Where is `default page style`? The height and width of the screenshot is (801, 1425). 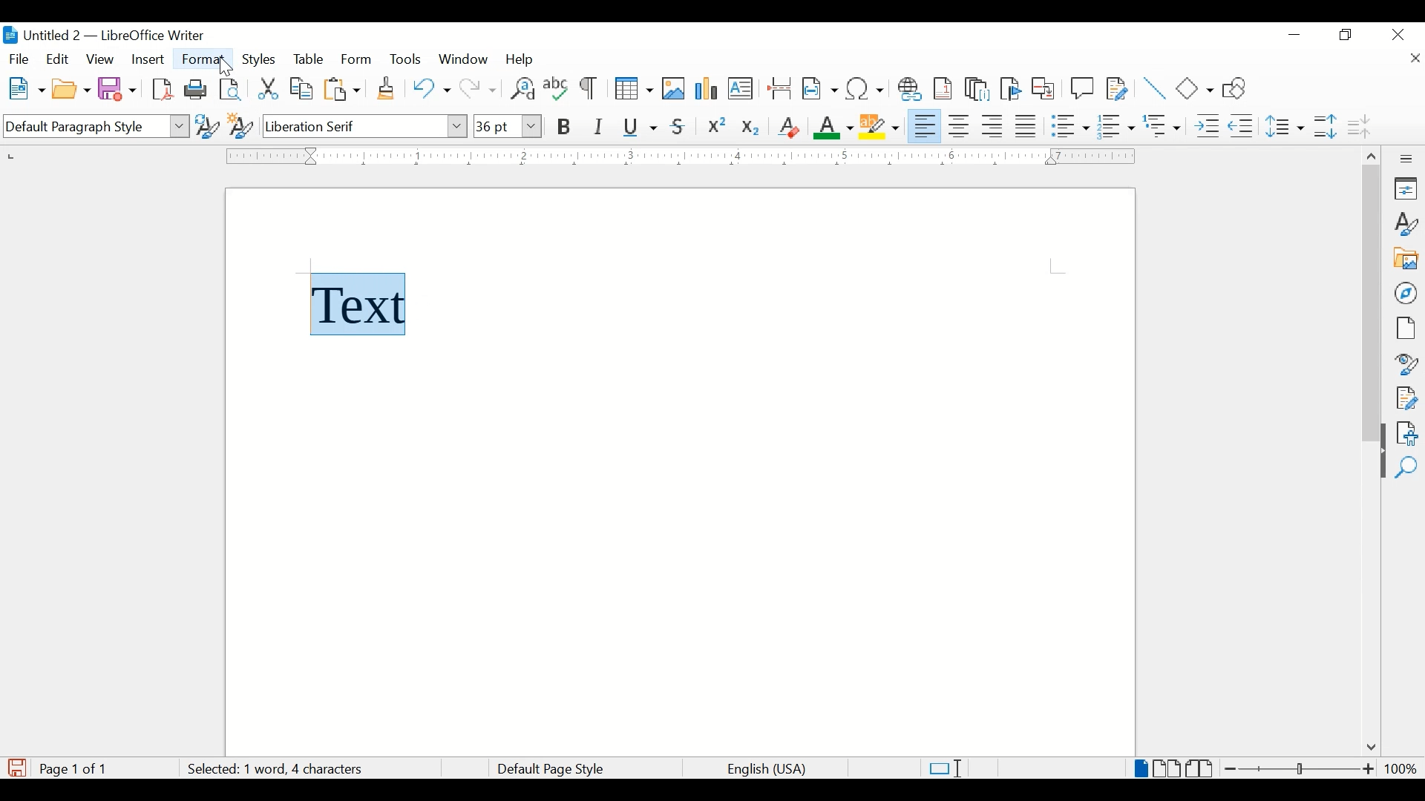
default page style is located at coordinates (548, 769).